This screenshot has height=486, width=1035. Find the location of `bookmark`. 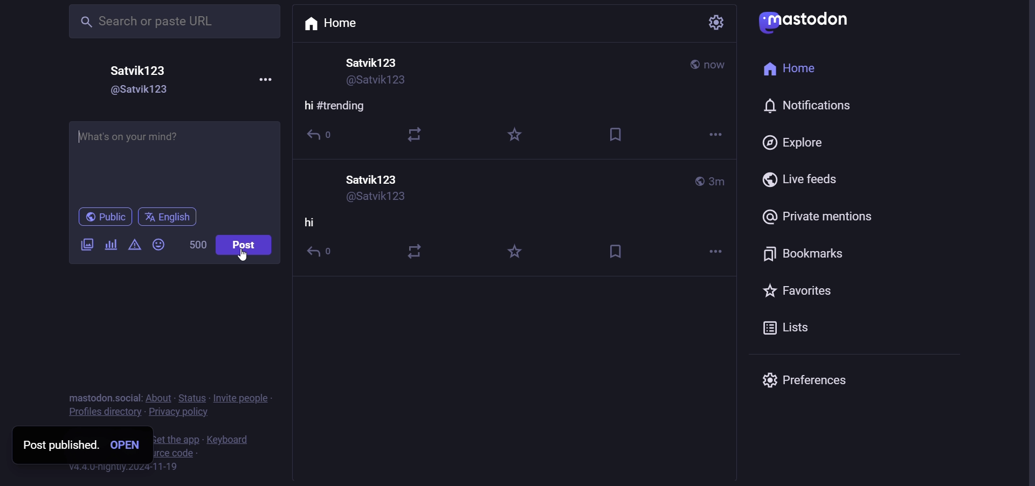

bookmark is located at coordinates (807, 254).